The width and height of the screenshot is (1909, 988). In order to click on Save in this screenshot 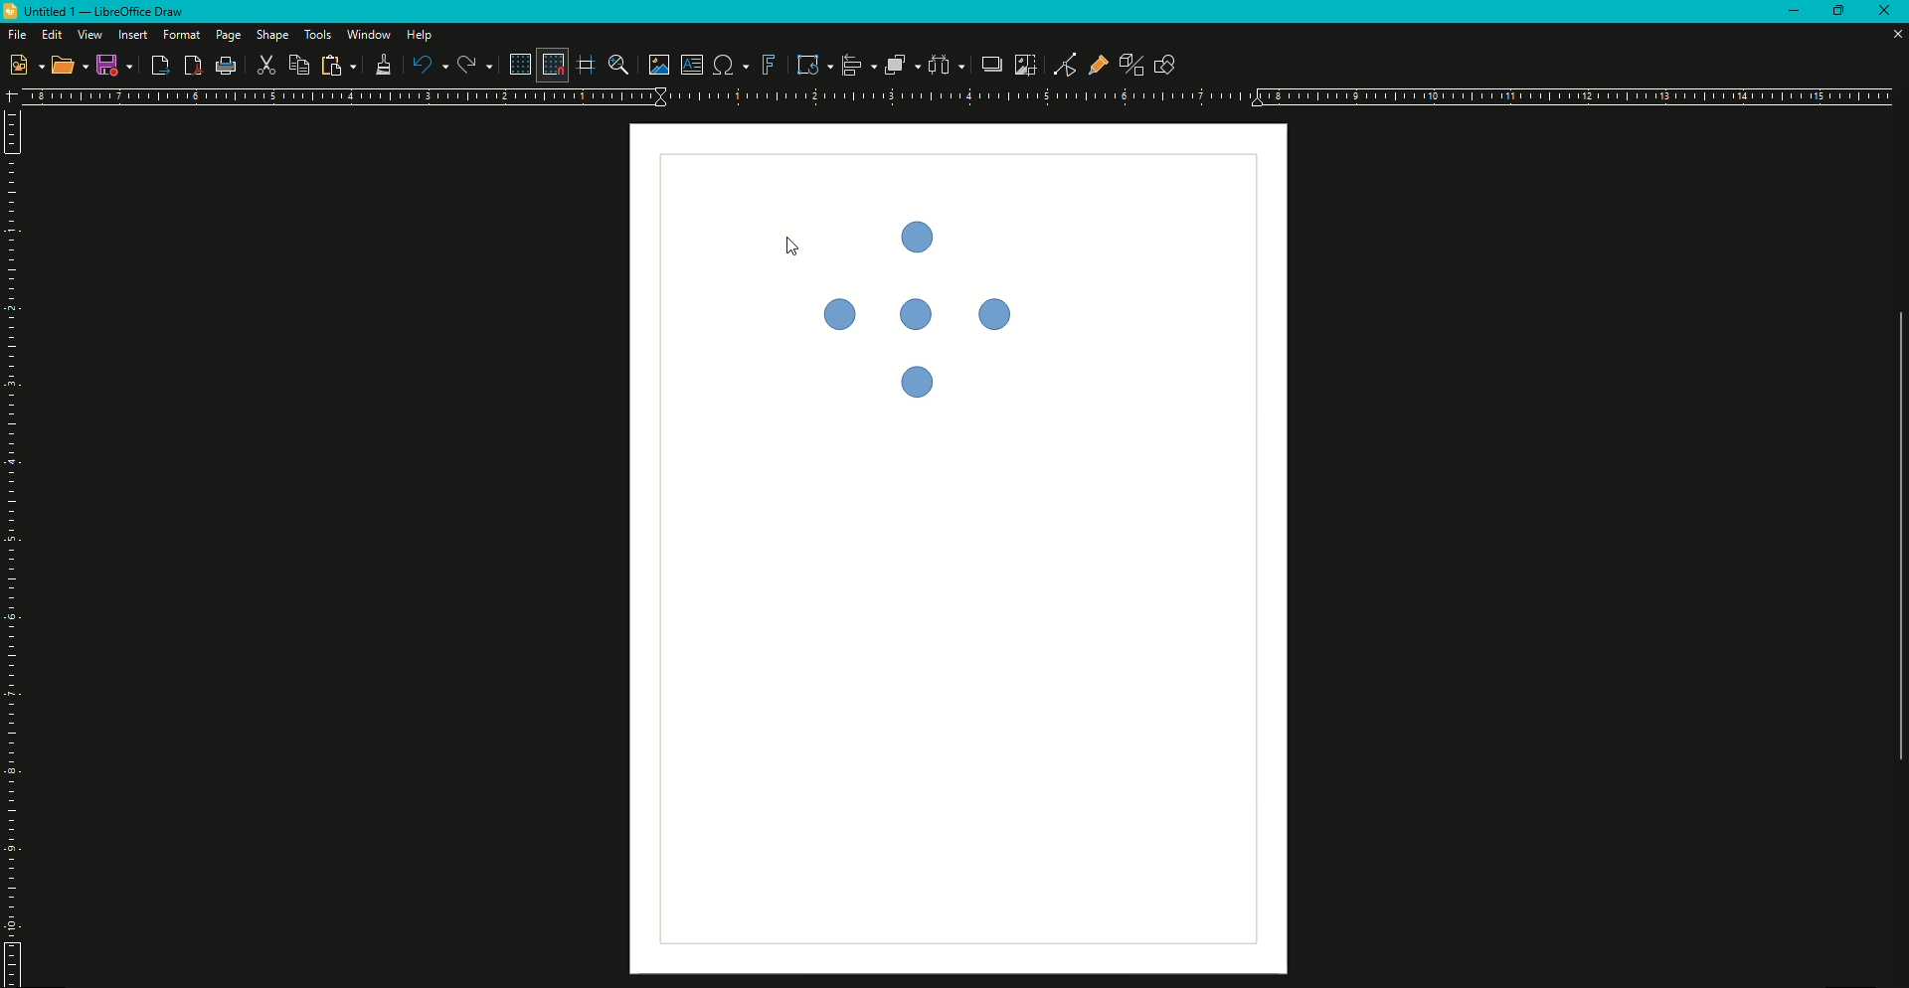, I will do `click(115, 68)`.